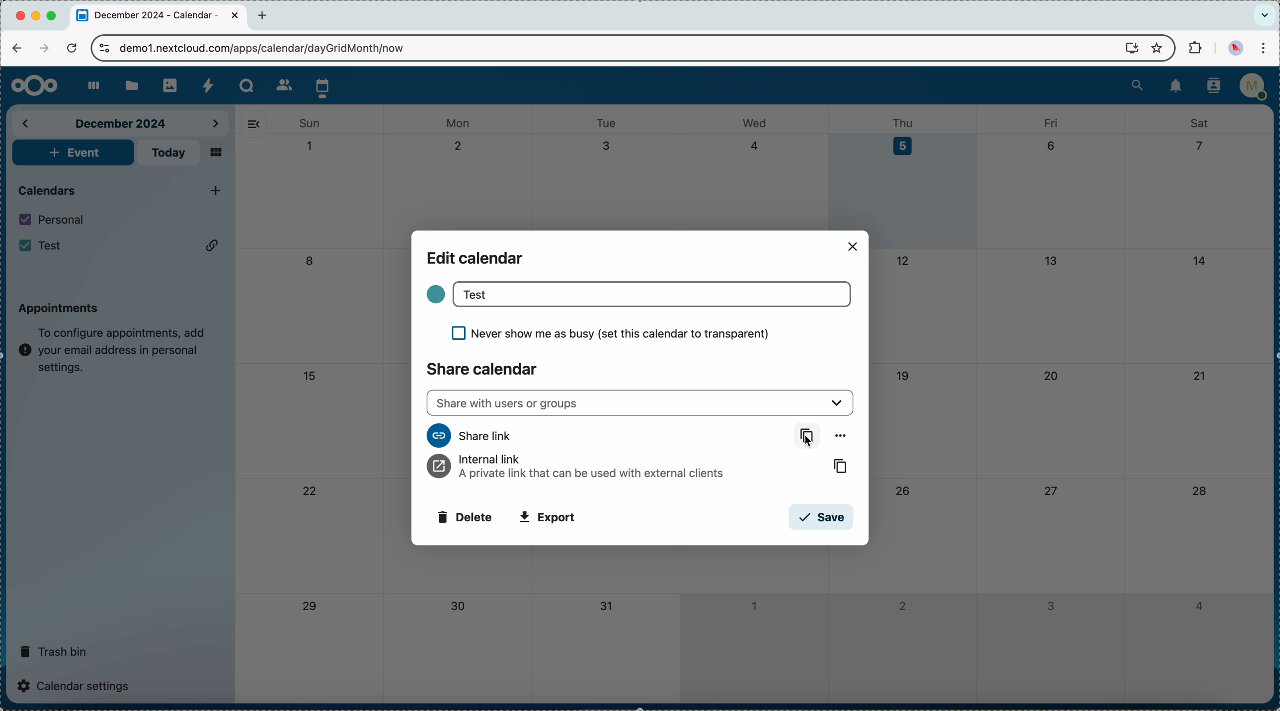 This screenshot has height=711, width=1280. What do you see at coordinates (1199, 492) in the screenshot?
I see `28` at bounding box center [1199, 492].